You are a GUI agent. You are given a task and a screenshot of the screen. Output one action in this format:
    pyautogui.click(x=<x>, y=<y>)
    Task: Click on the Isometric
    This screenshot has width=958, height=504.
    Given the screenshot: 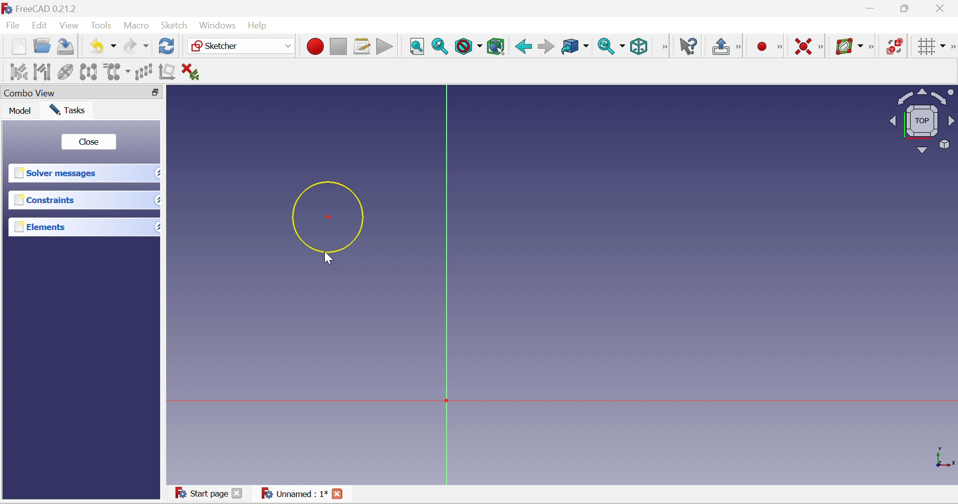 What is the action you would take?
    pyautogui.click(x=638, y=46)
    